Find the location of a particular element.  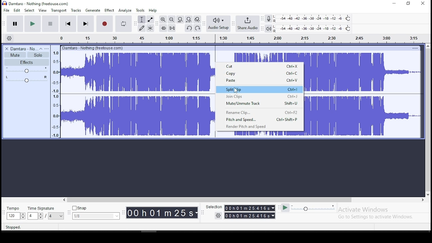

skip to end is located at coordinates (86, 24).